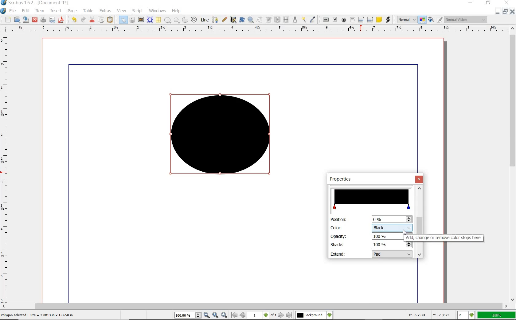 The width and height of the screenshot is (516, 320). I want to click on SYSTEM NAME, so click(35, 3).